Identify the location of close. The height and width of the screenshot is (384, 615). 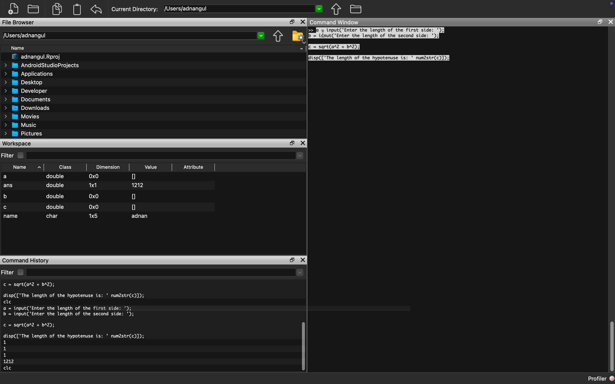
(303, 22).